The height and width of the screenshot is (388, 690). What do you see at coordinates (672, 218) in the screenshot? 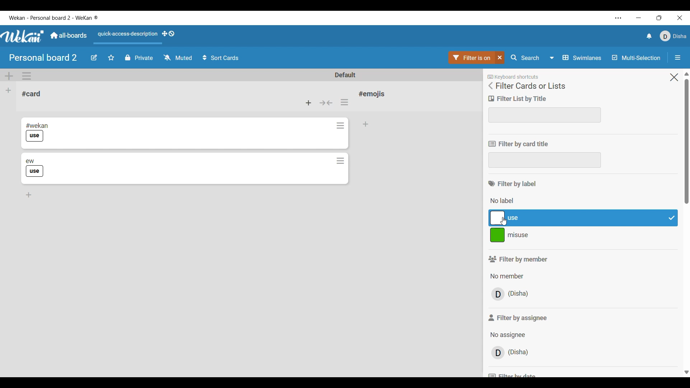
I see `Check mark indicates filter has been selected` at bounding box center [672, 218].